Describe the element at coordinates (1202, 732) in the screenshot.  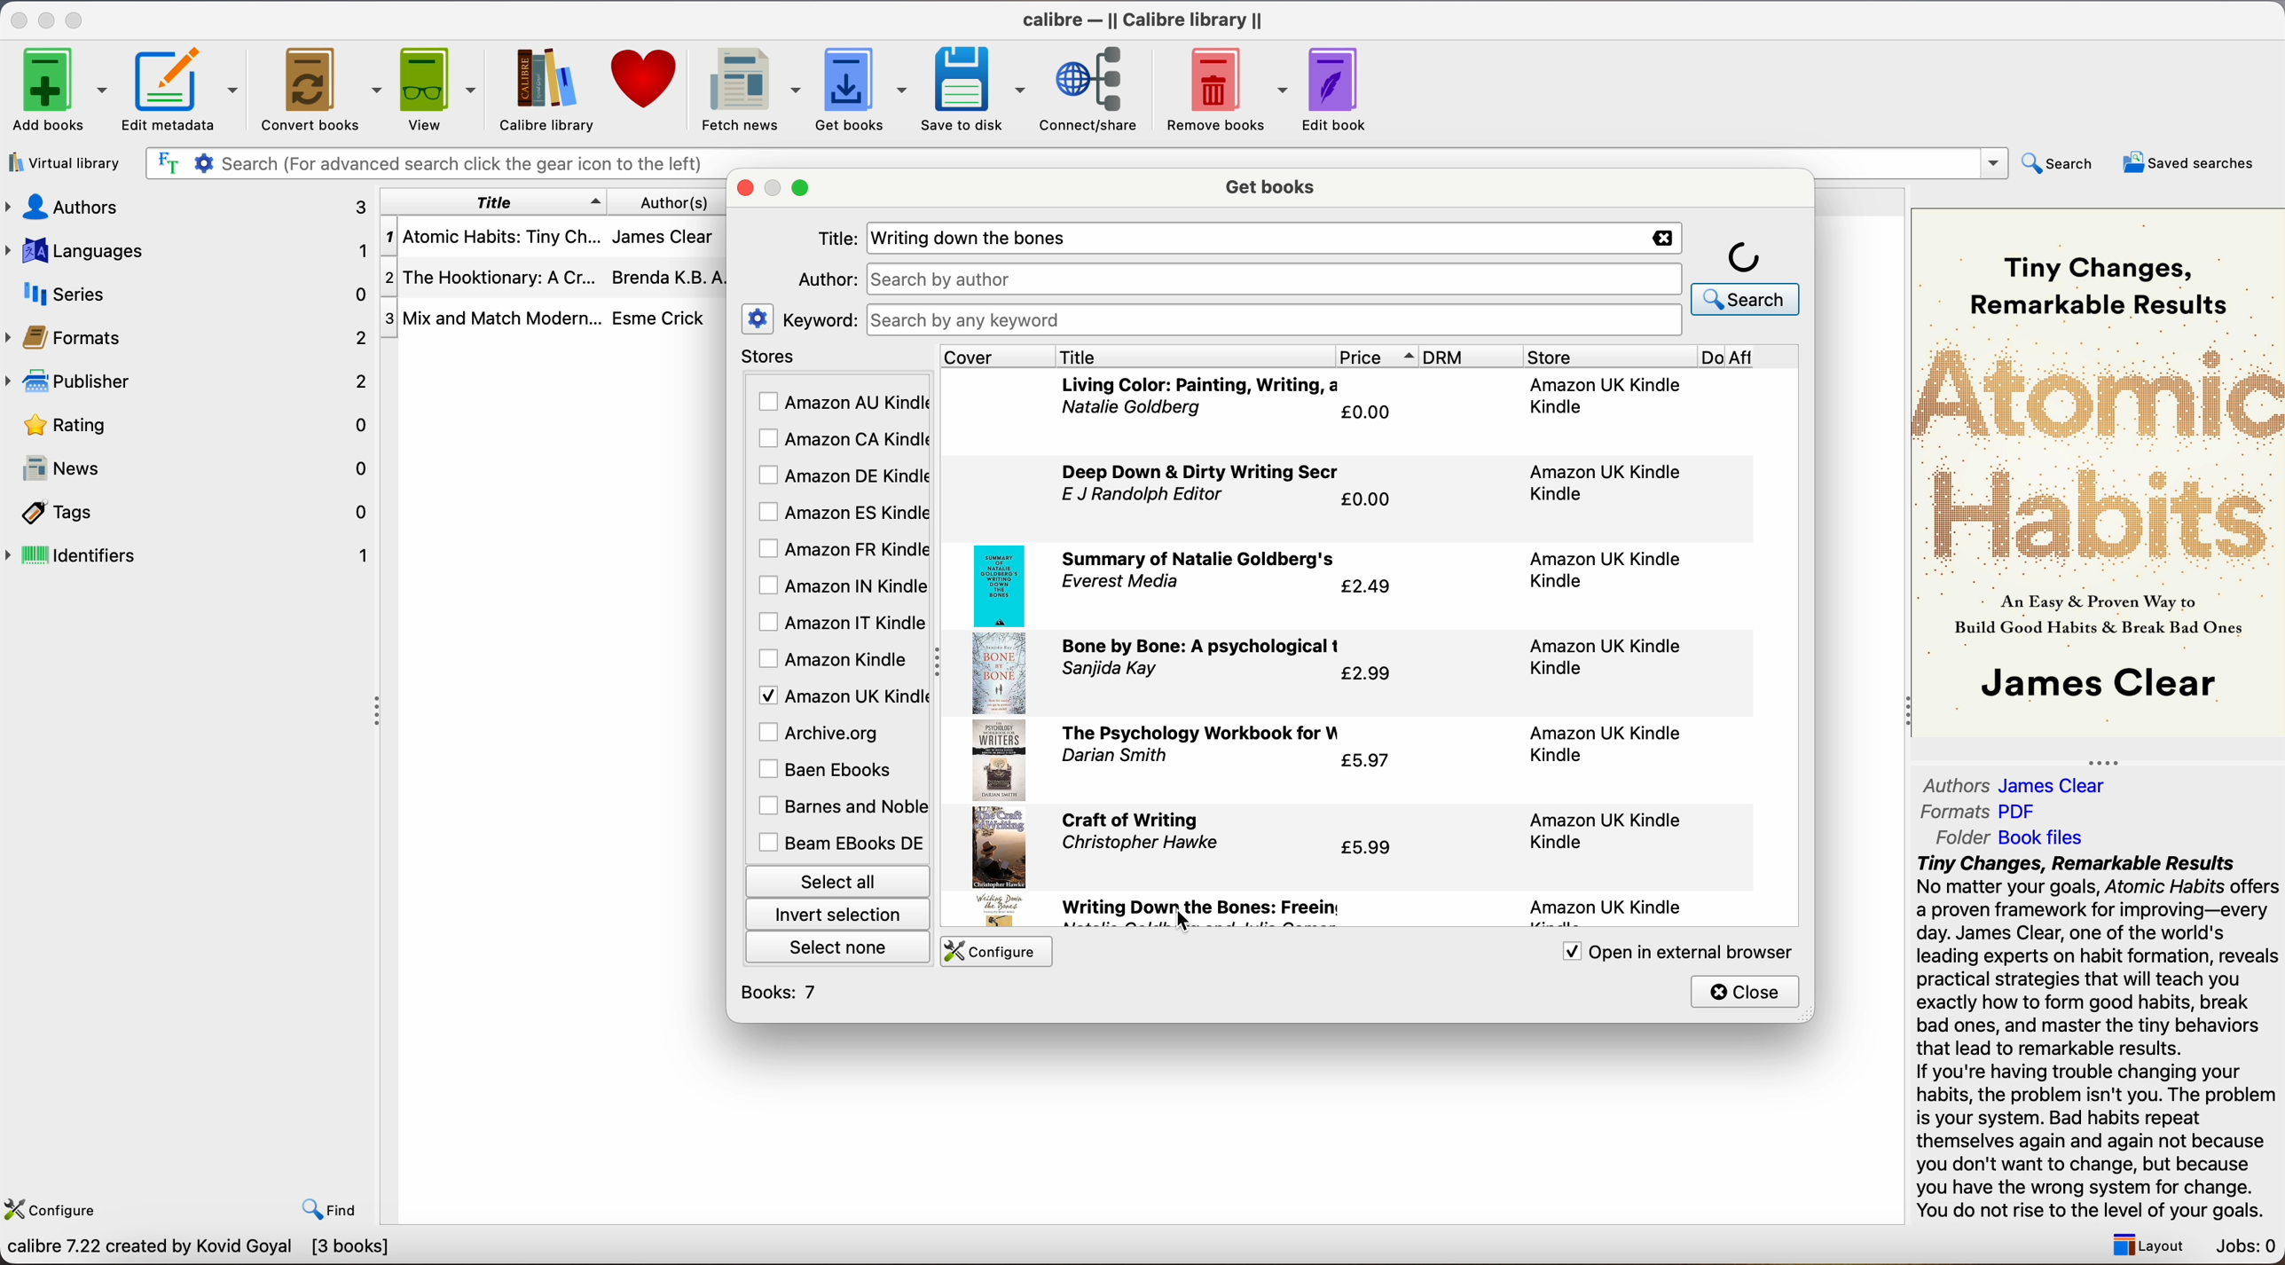
I see `the psychology workbook for` at that location.